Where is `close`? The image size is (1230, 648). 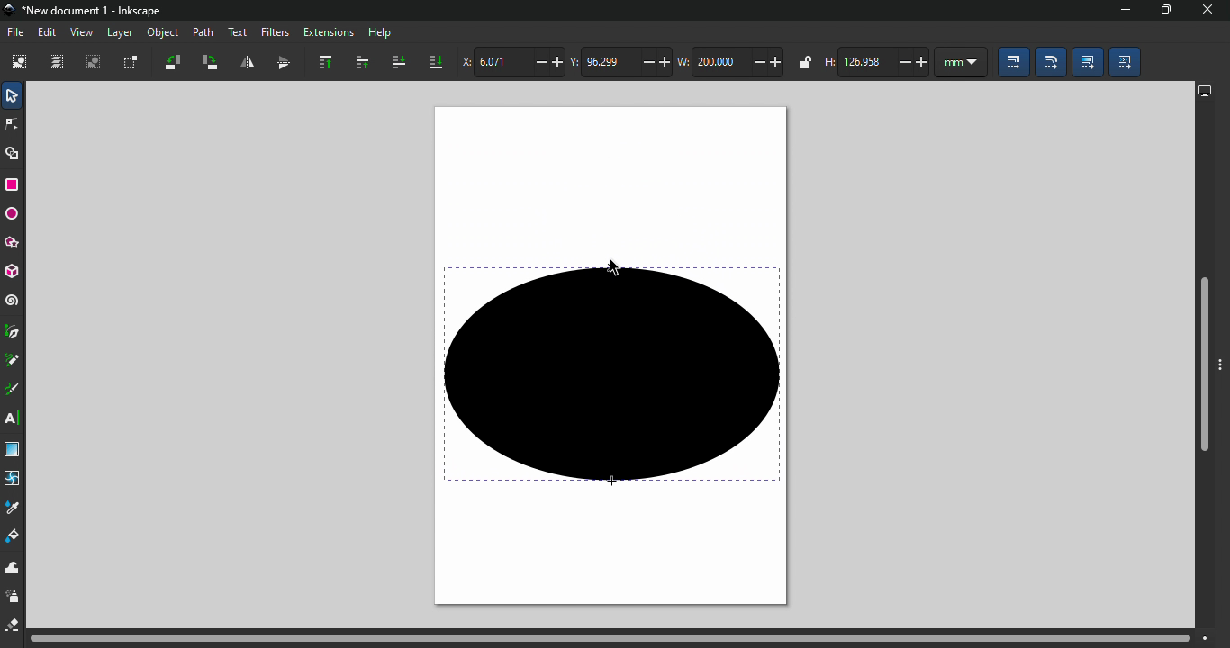 close is located at coordinates (1210, 12).